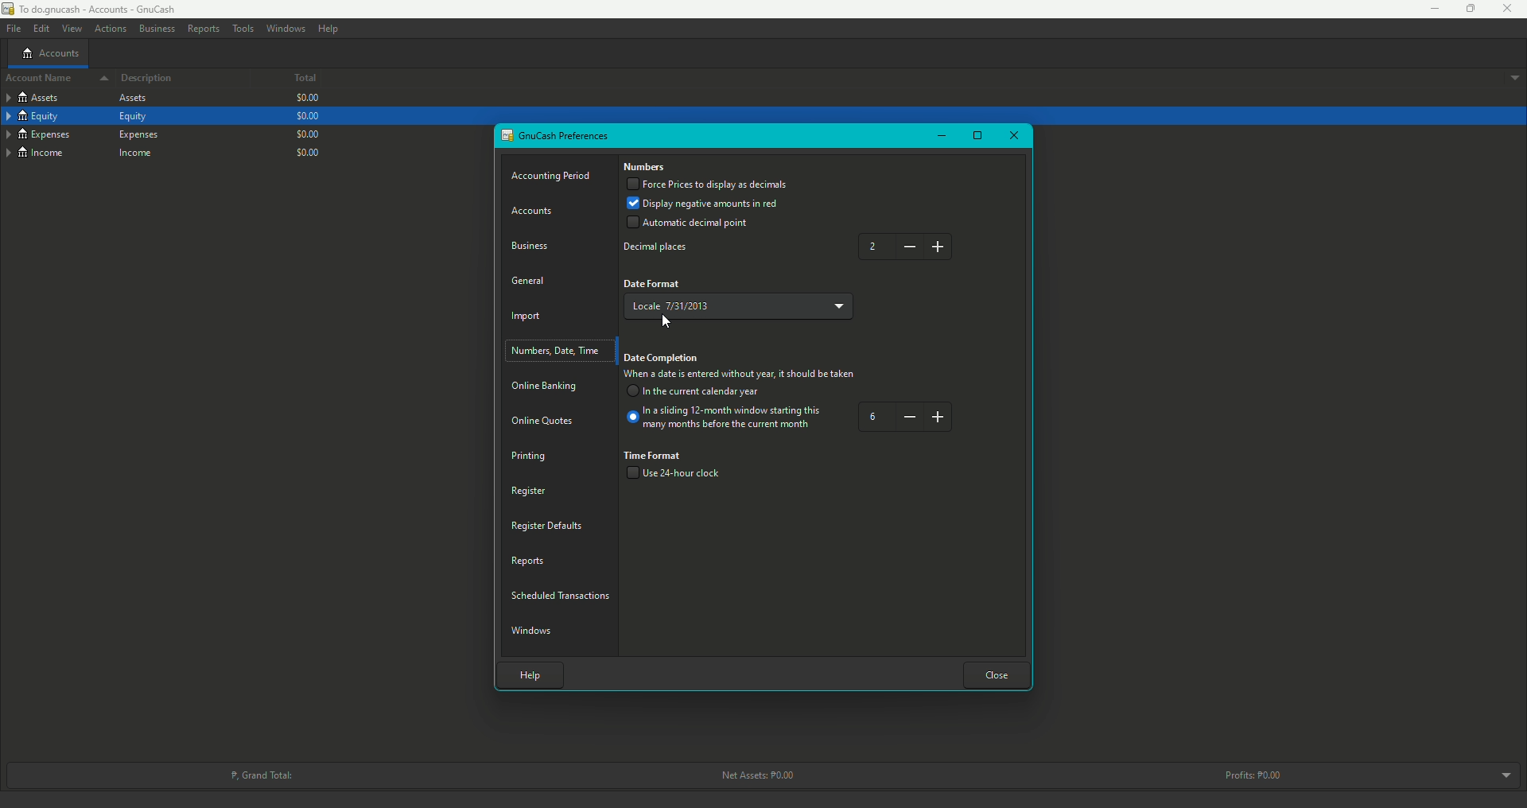 The height and width of the screenshot is (808, 1527). What do you see at coordinates (705, 203) in the screenshot?
I see `Display negative amounts in red` at bounding box center [705, 203].